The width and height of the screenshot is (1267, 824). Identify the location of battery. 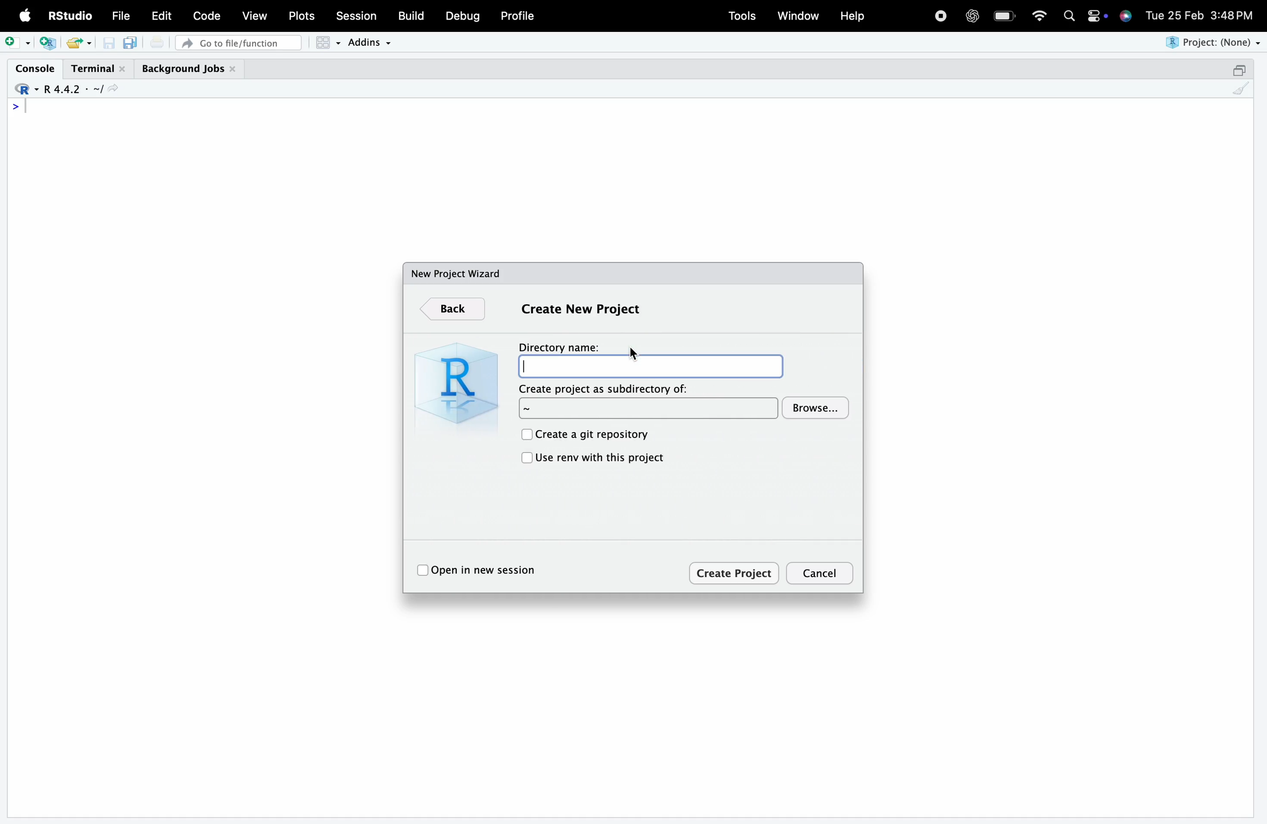
(1004, 16).